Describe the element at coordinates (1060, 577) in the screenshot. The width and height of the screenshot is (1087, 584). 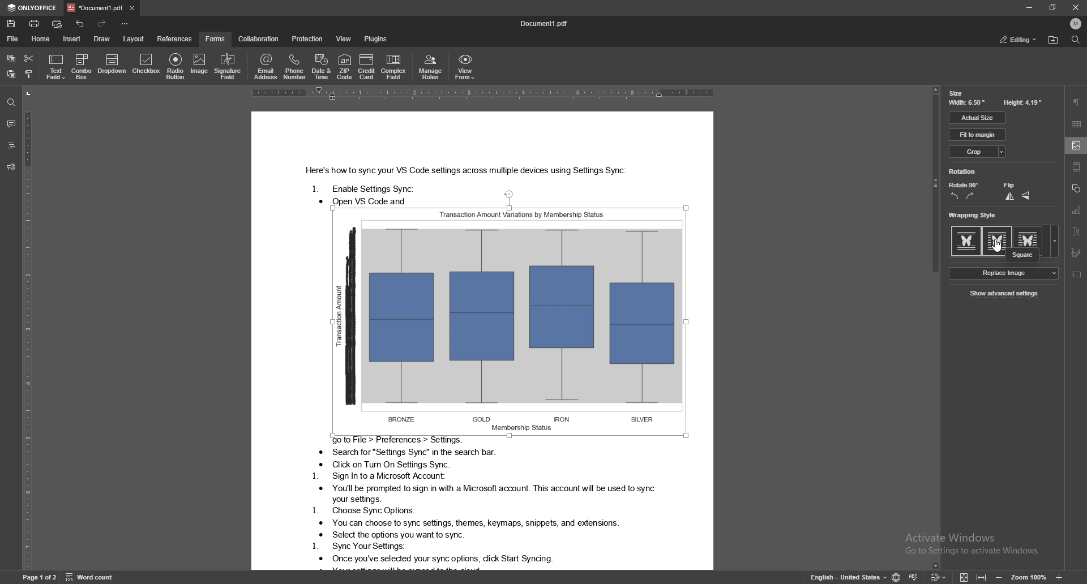
I see `icon` at that location.